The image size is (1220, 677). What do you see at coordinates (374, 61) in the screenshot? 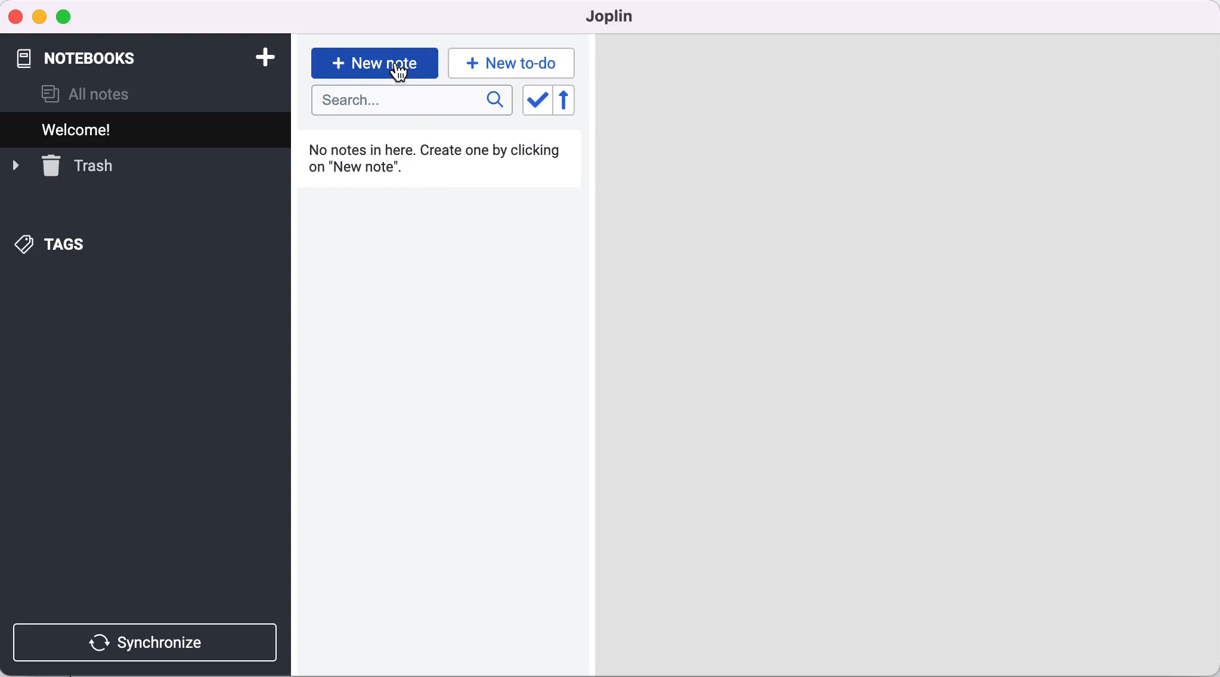
I see `new note` at bounding box center [374, 61].